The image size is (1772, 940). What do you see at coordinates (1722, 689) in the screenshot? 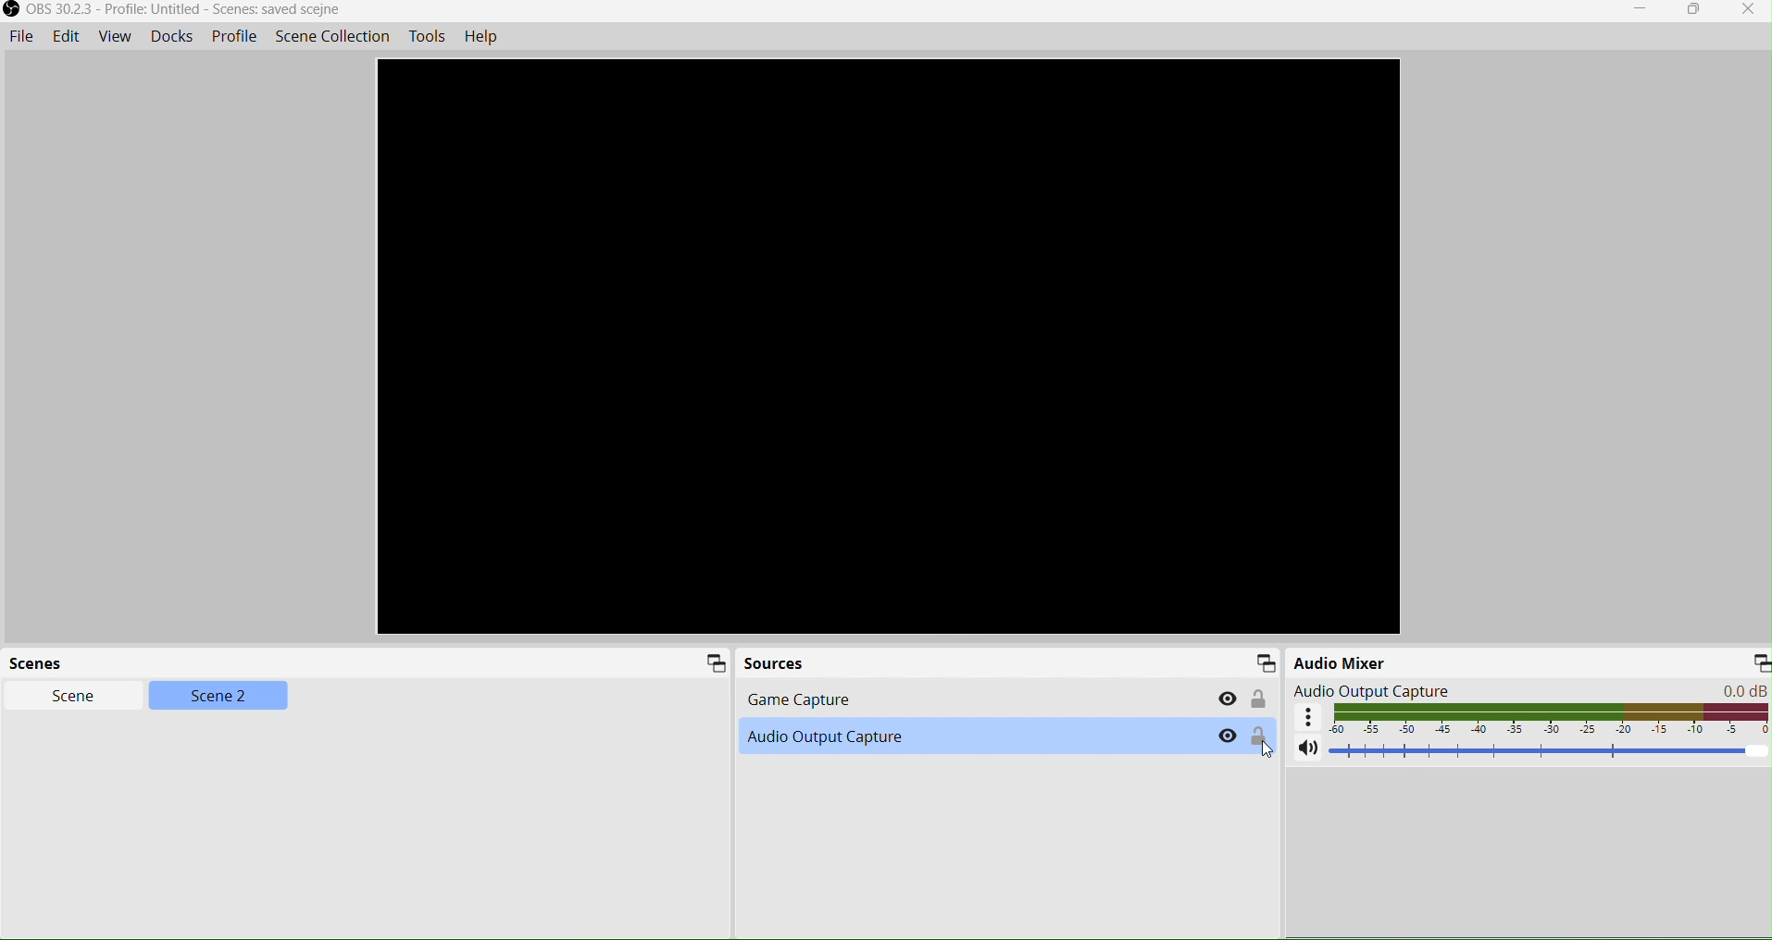
I see `0.0 dB` at bounding box center [1722, 689].